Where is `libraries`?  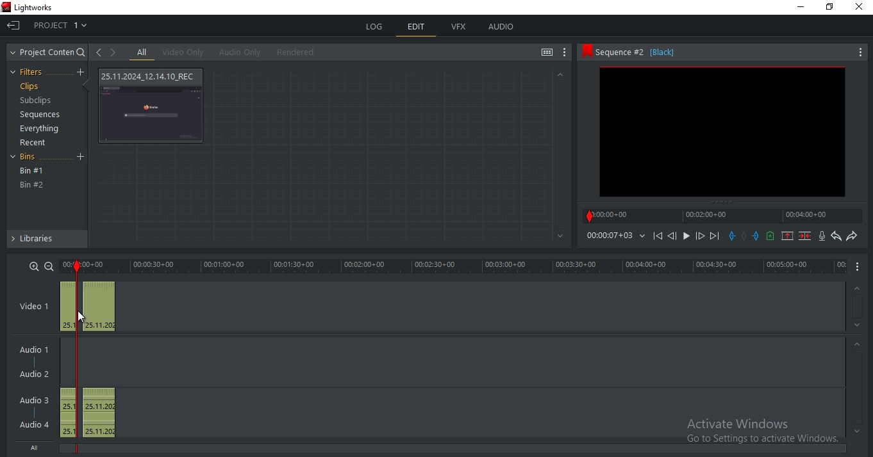
libraries is located at coordinates (46, 241).